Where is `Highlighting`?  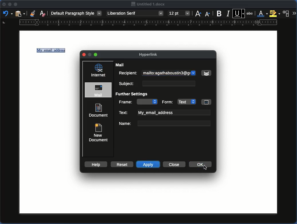 Highlighting is located at coordinates (275, 13).